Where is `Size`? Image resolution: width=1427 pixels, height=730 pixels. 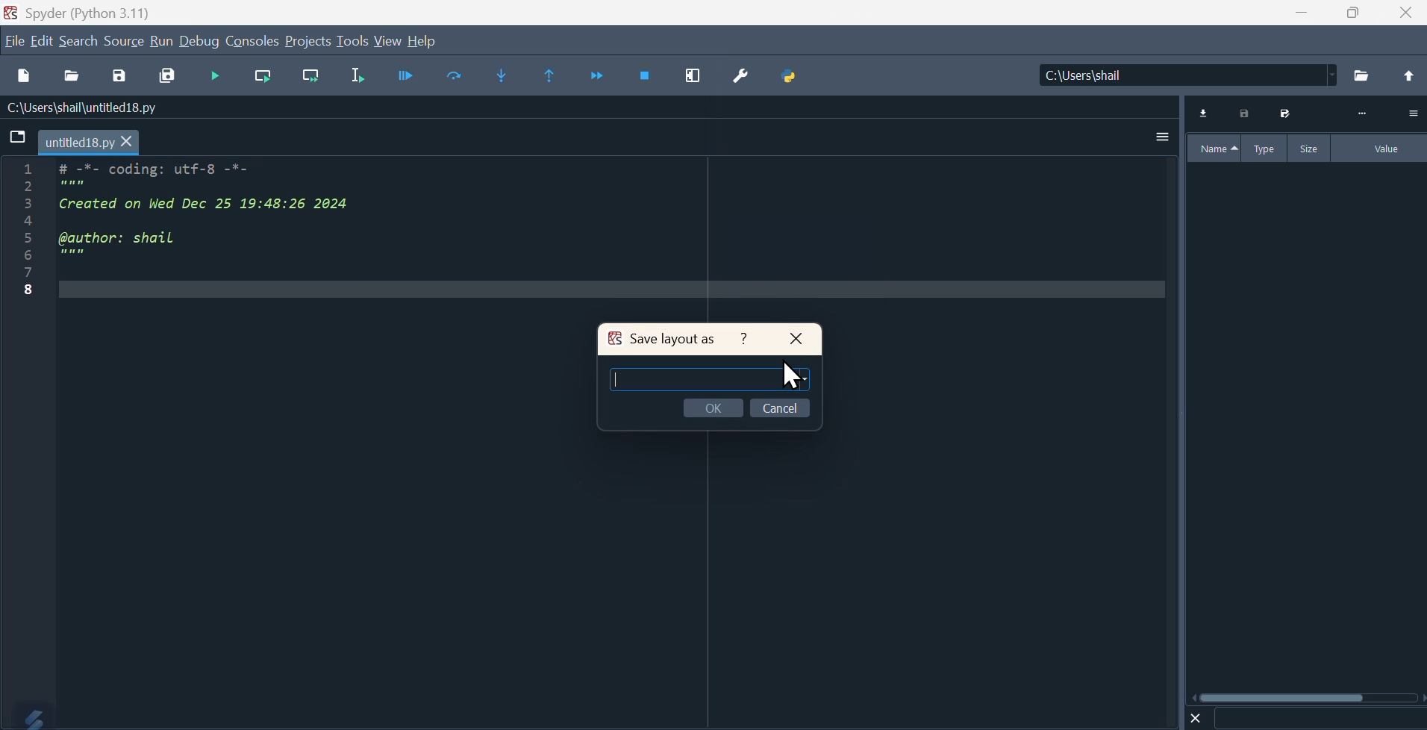
Size is located at coordinates (1311, 148).